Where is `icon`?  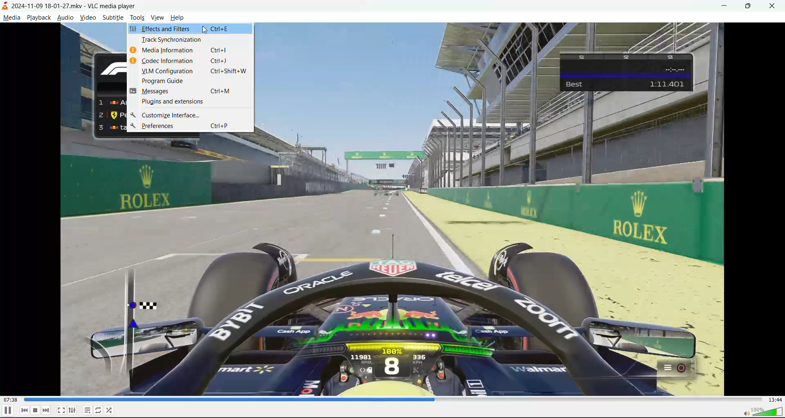 icon is located at coordinates (134, 50).